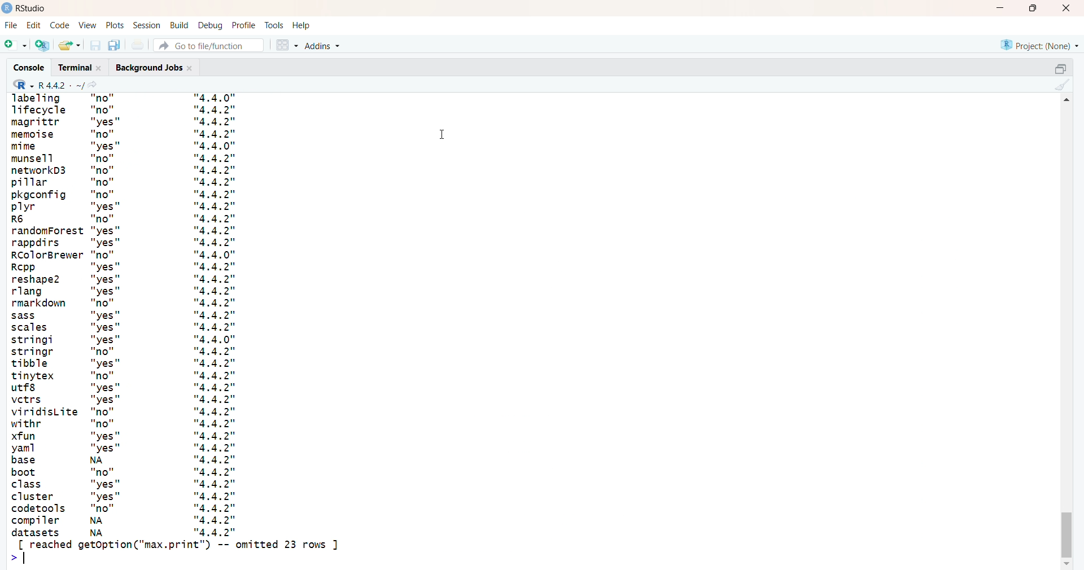 The width and height of the screenshot is (1084, 570). I want to click on minimize, so click(998, 8).